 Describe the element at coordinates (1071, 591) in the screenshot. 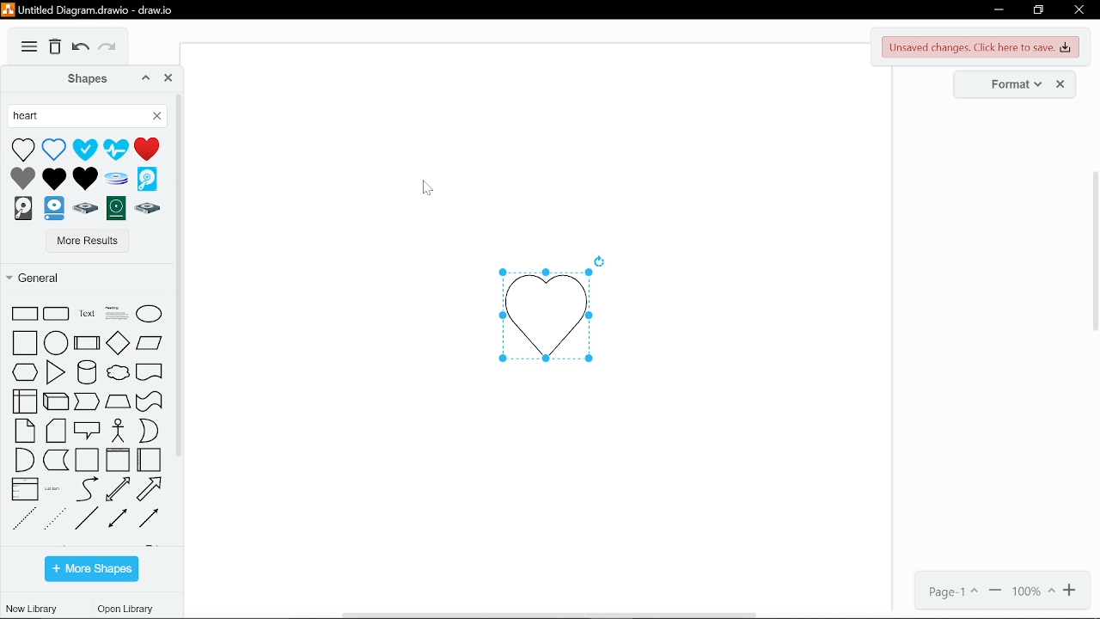

I see `zoom in` at that location.